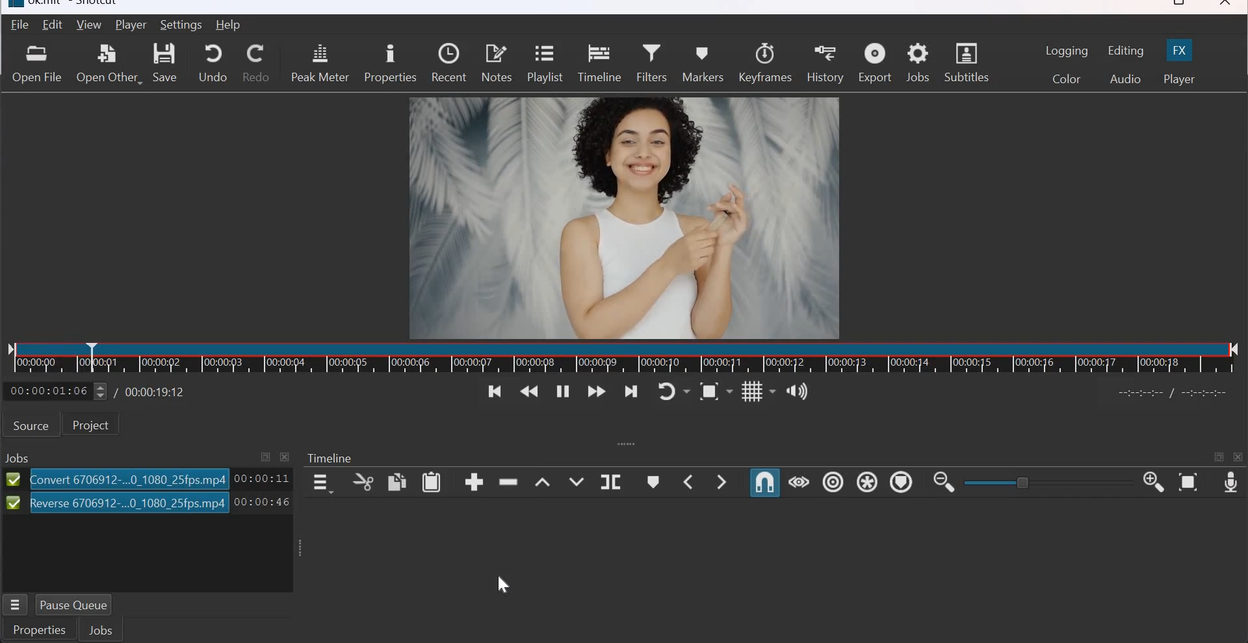 The height and width of the screenshot is (643, 1248). What do you see at coordinates (39, 630) in the screenshot?
I see `Properties` at bounding box center [39, 630].